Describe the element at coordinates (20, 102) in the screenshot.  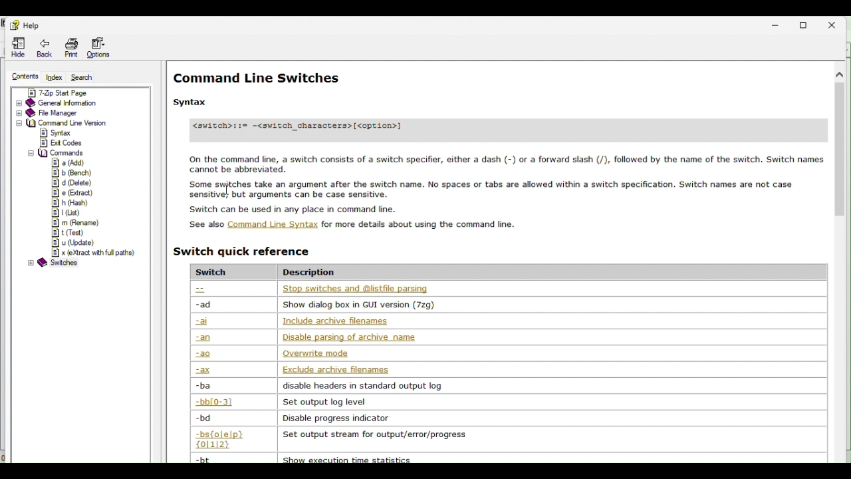
I see `expand` at that location.